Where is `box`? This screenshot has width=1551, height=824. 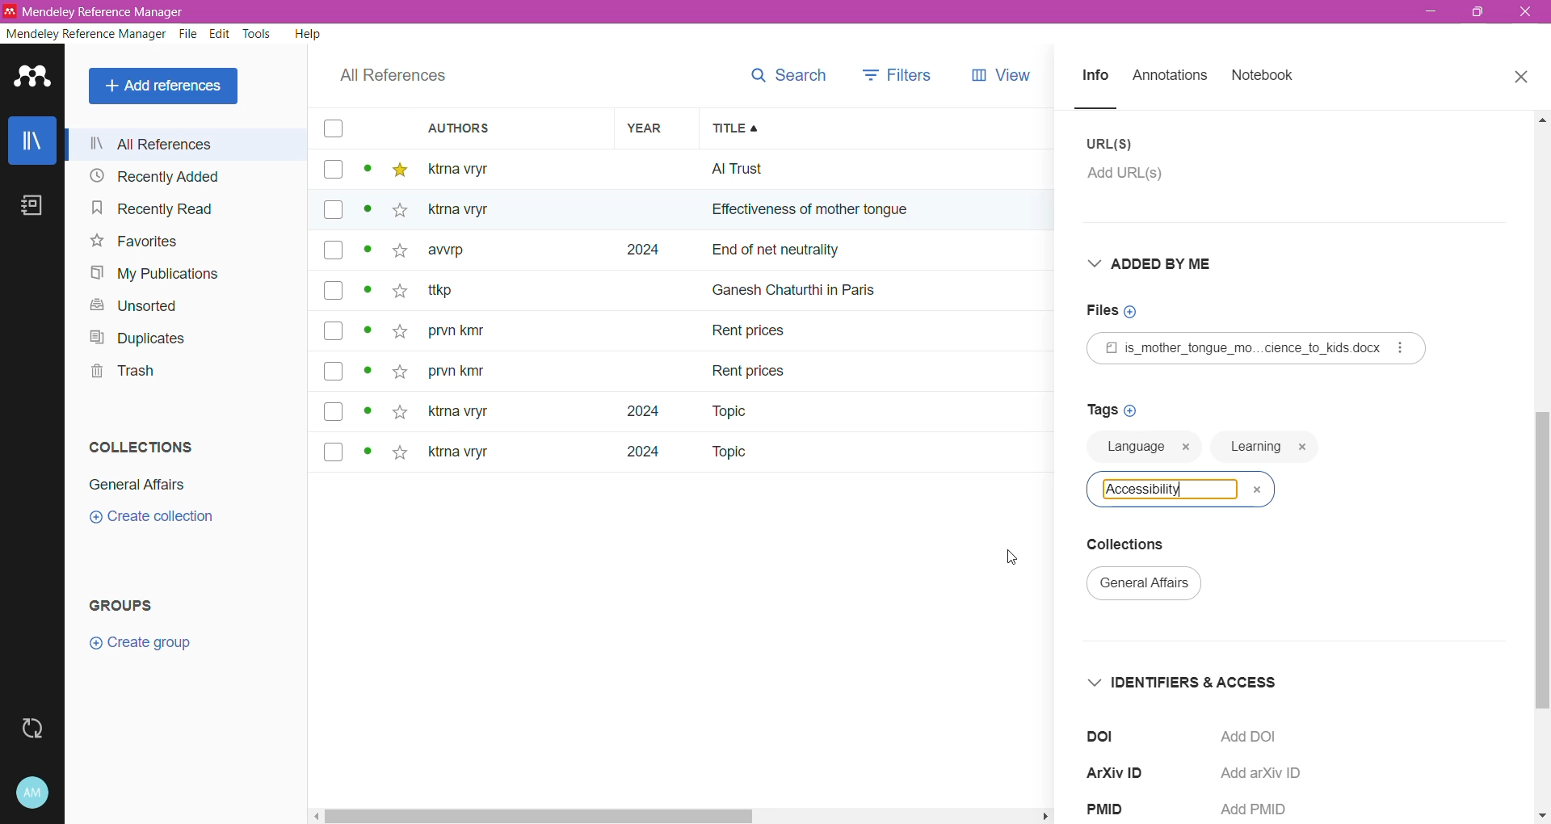
box is located at coordinates (332, 211).